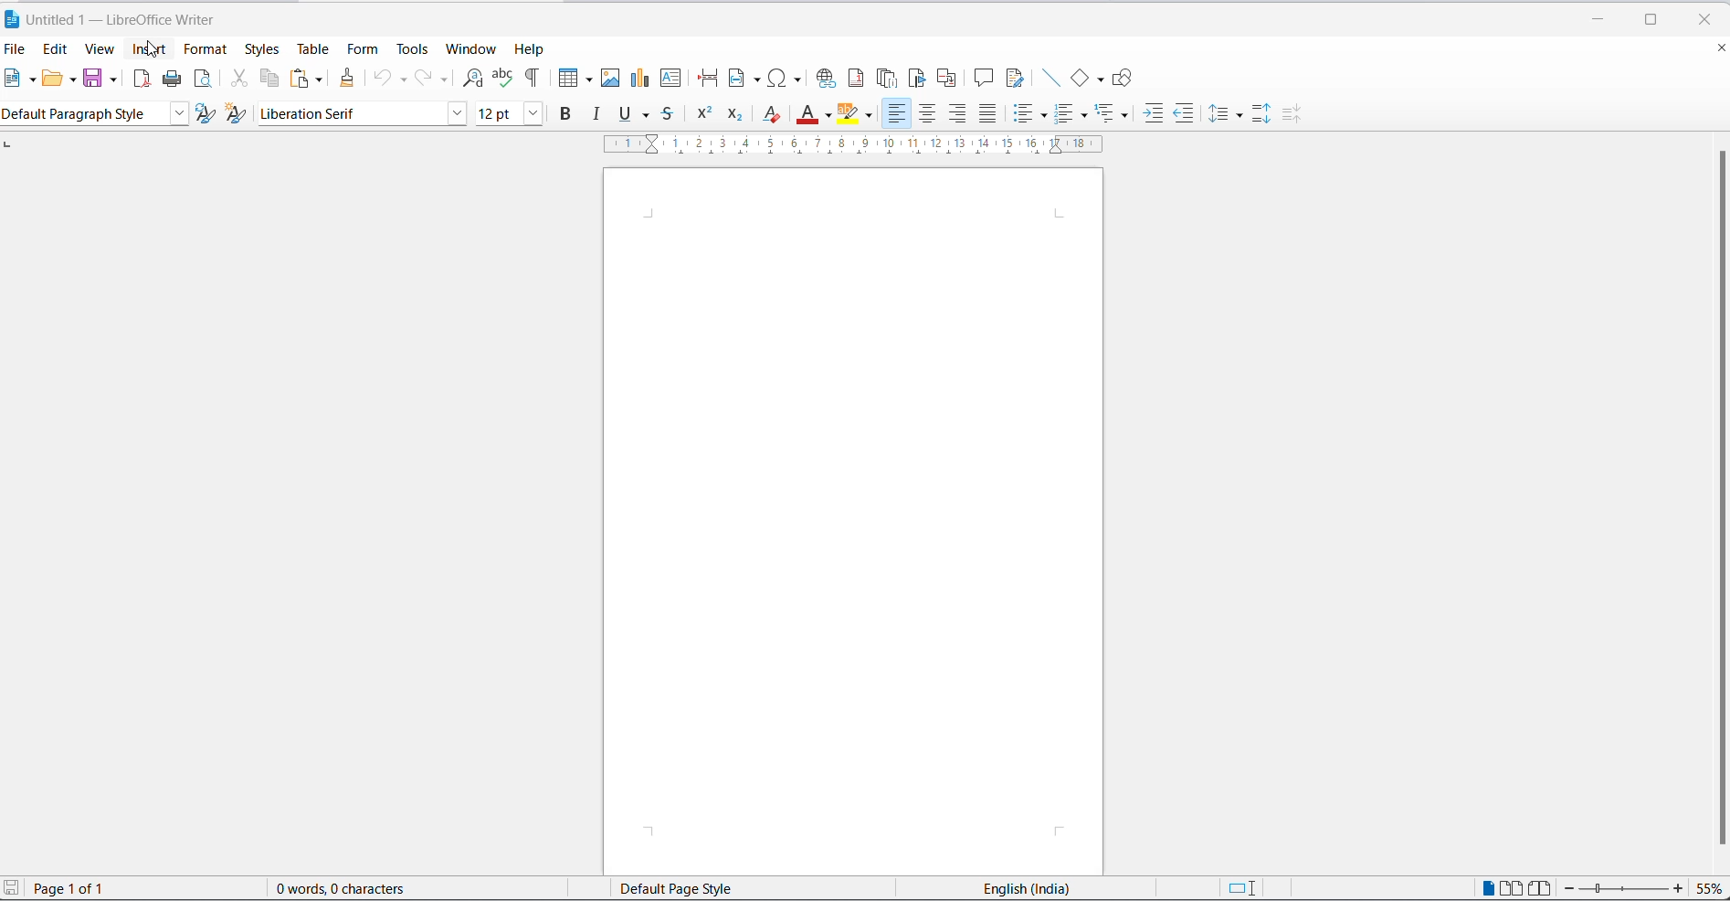  I want to click on line spacing options, so click(1242, 114).